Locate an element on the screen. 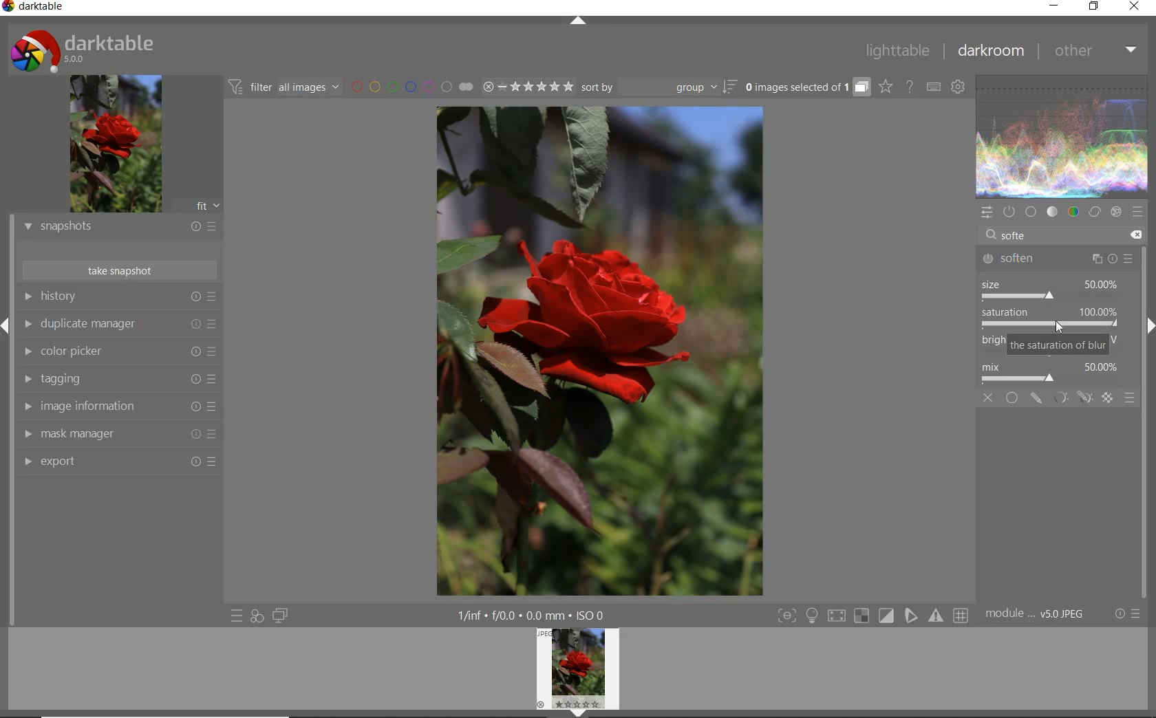 This screenshot has height=718, width=1156. reset or presets and preferences is located at coordinates (1128, 614).